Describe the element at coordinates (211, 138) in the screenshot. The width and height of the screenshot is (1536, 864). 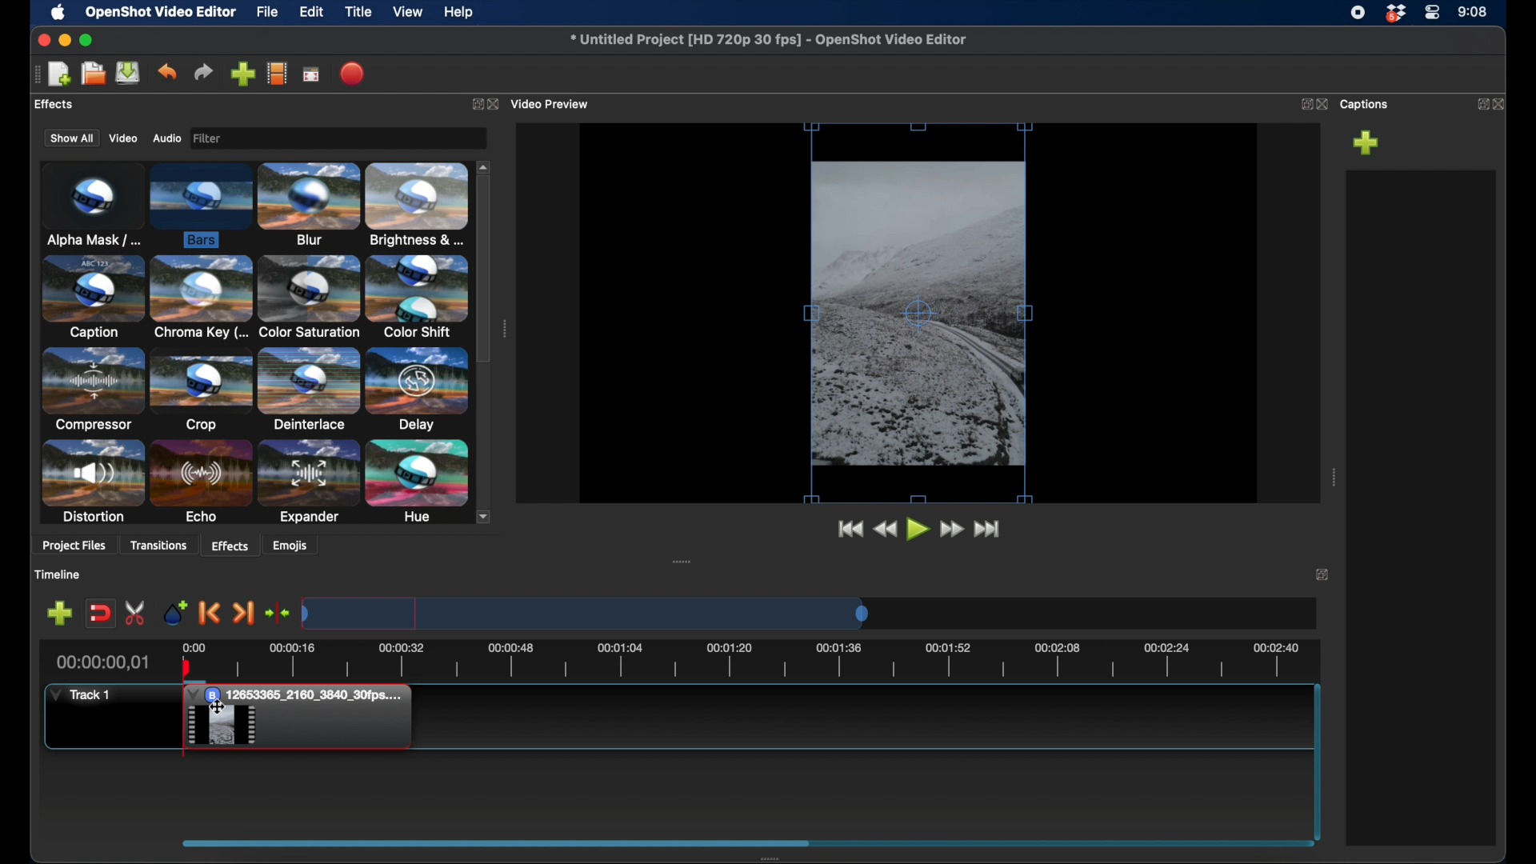
I see `image` at that location.